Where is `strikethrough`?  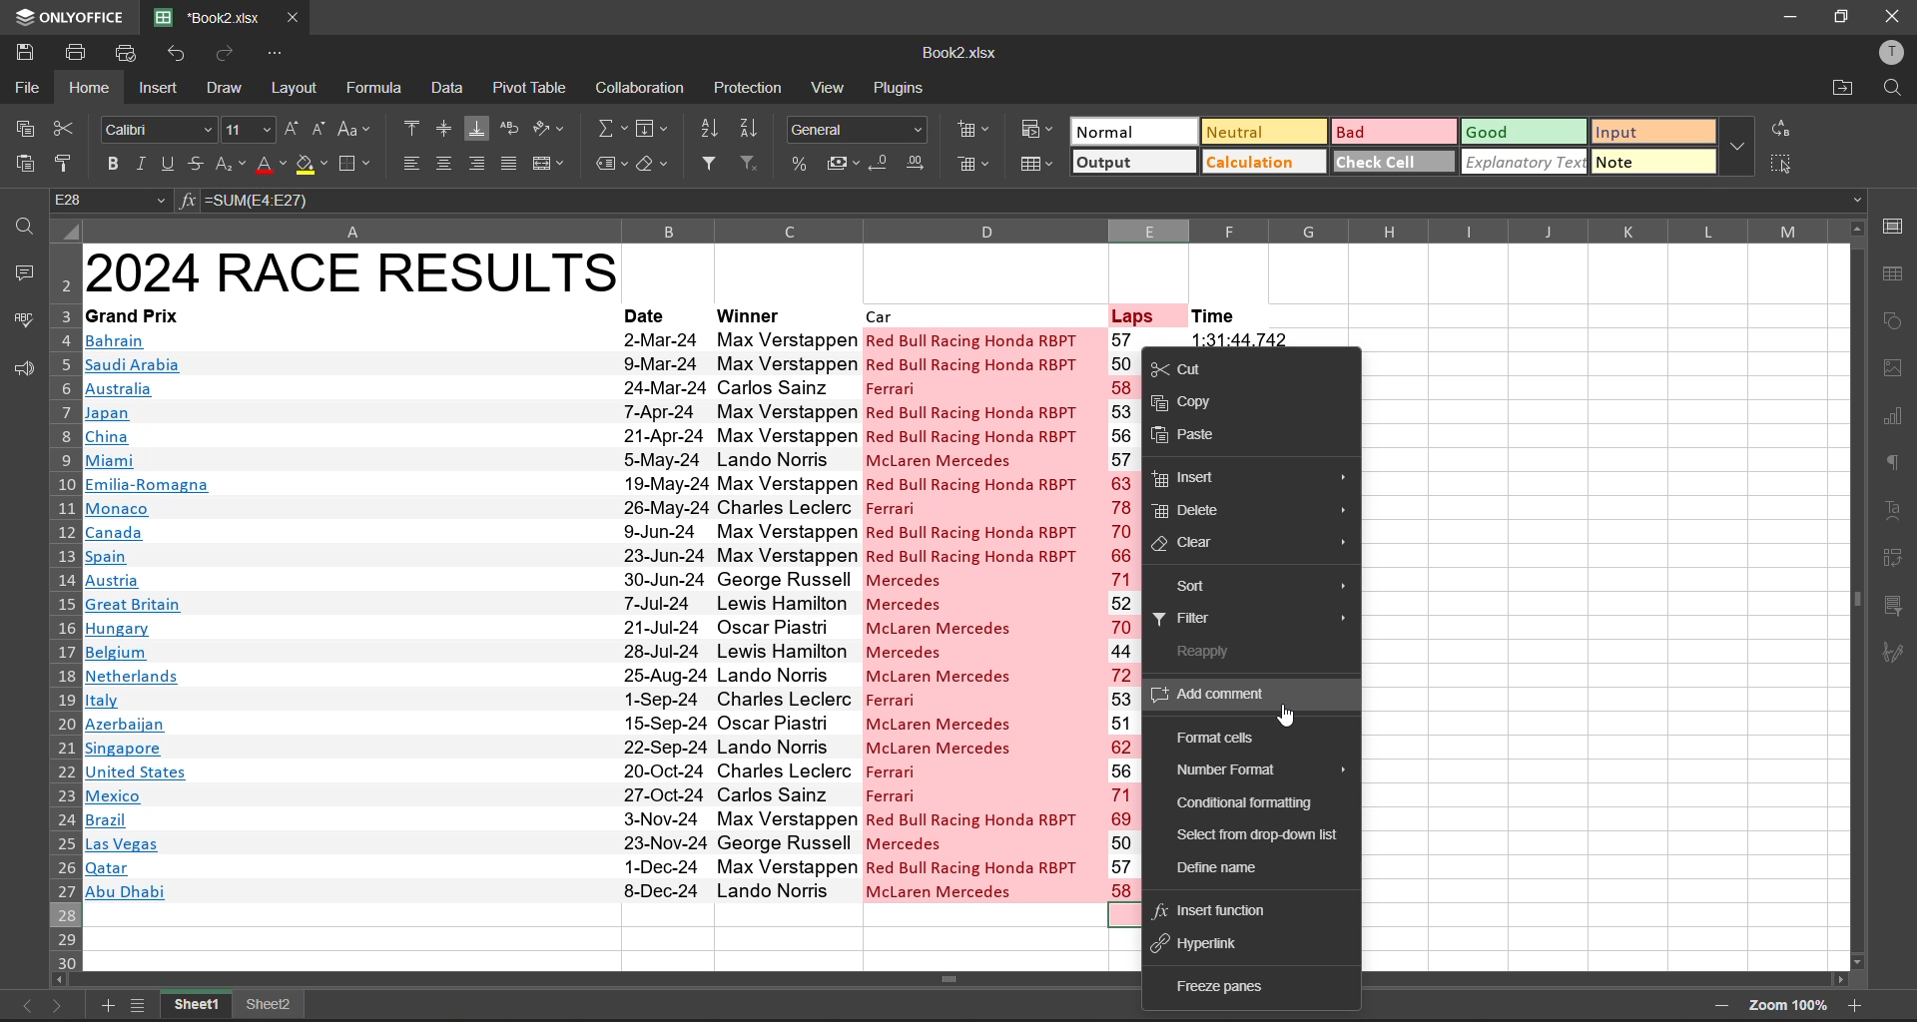
strikethrough is located at coordinates (199, 165).